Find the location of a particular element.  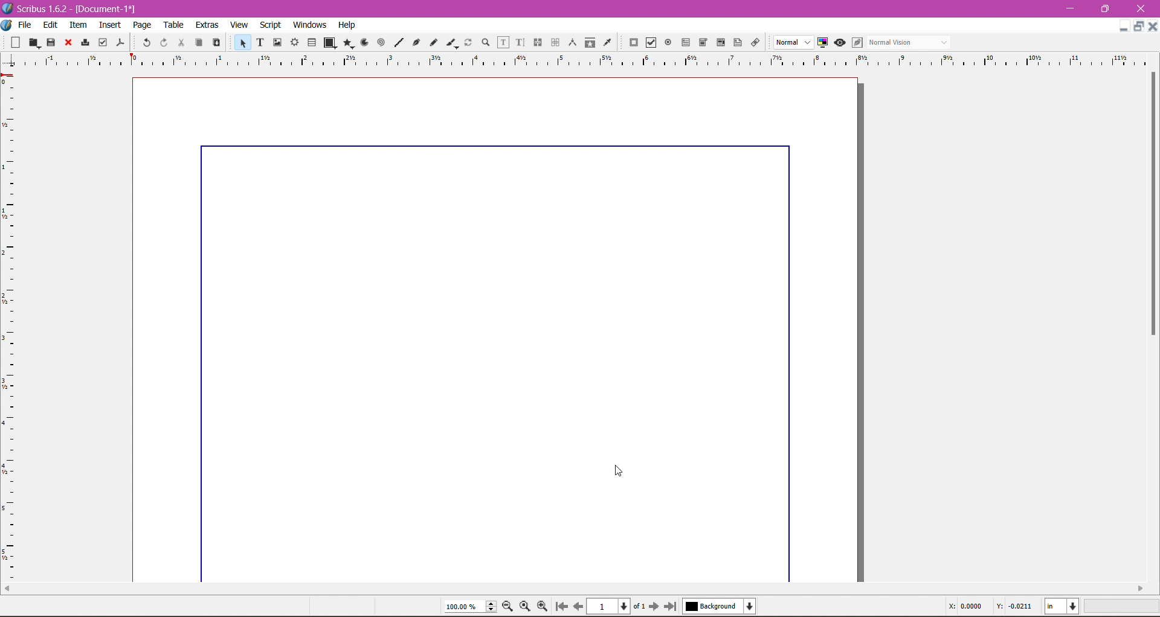

Close Document is located at coordinates (1153, 27).